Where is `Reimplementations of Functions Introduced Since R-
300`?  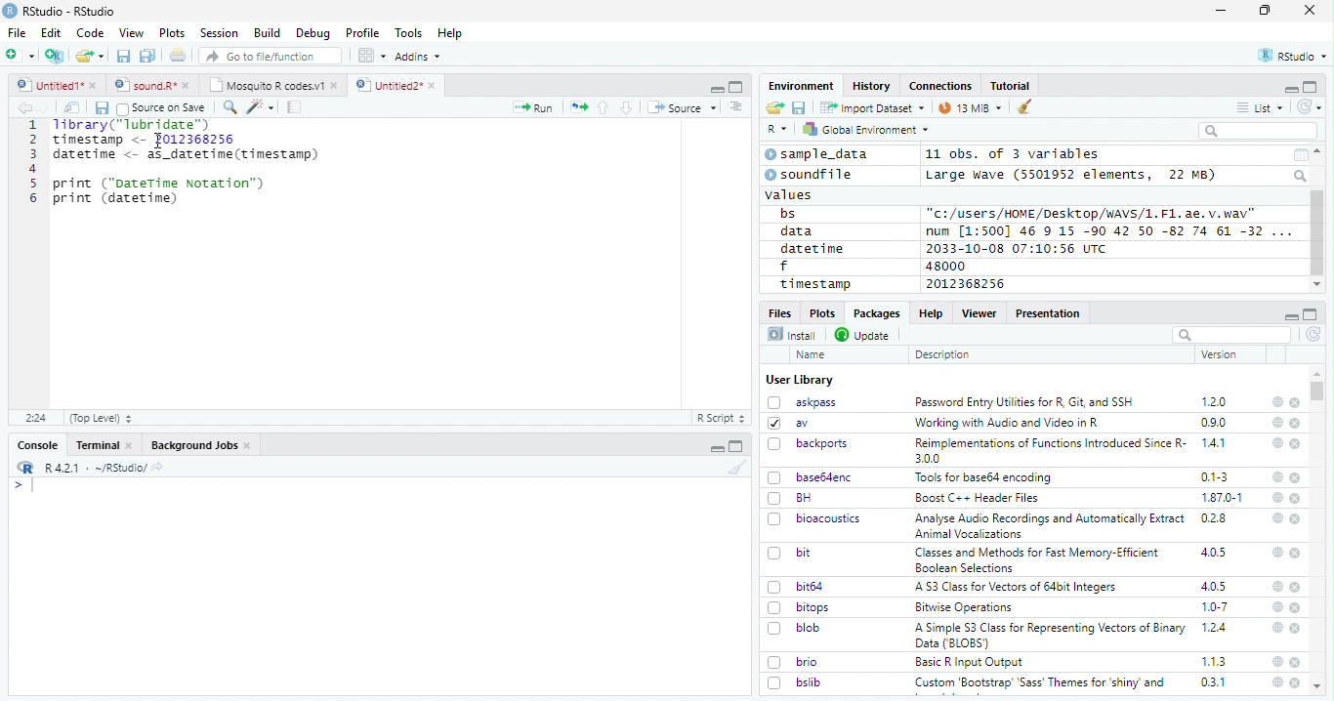
Reimplementations of Functions Introduced Since R-
300 is located at coordinates (1049, 450).